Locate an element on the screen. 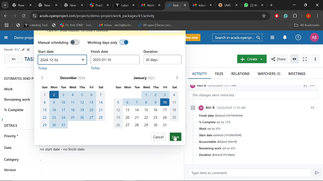  Bookmarked tabs is located at coordinates (95, 25).